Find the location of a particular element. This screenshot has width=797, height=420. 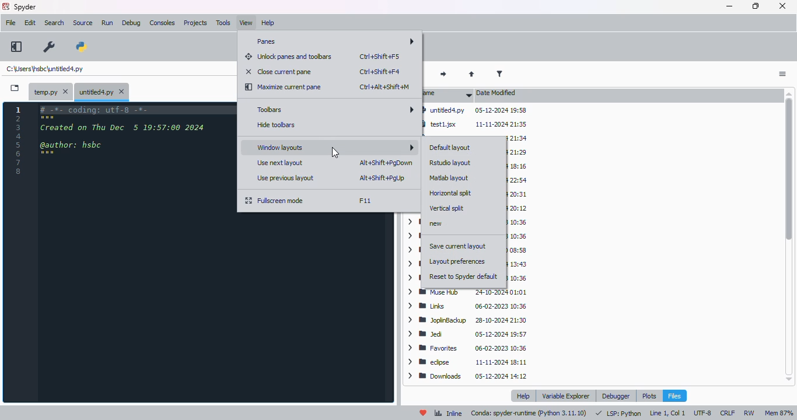

untitled4.py is located at coordinates (44, 68).